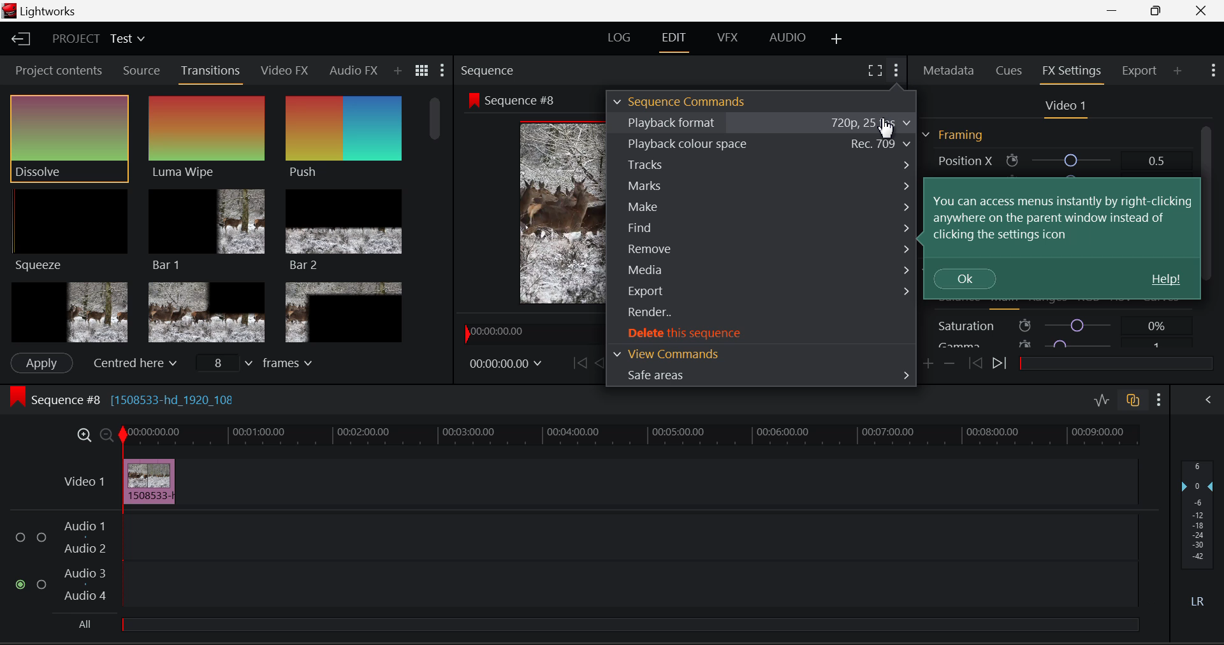  Describe the element at coordinates (24, 40) in the screenshot. I see `Back to Homepage` at that location.